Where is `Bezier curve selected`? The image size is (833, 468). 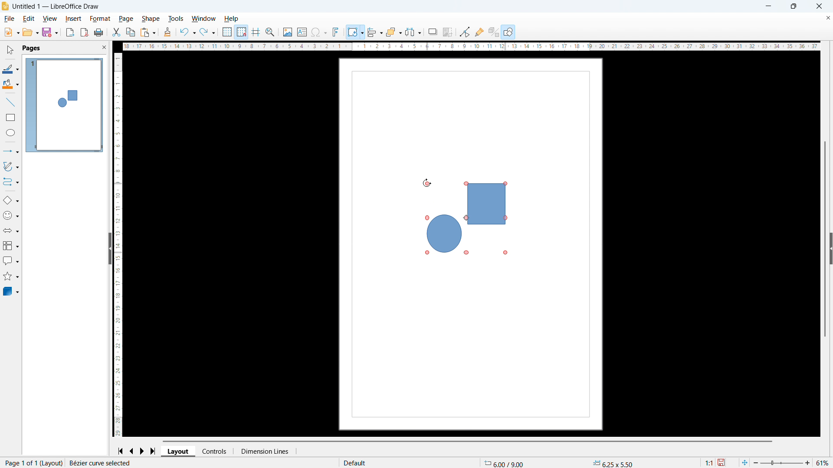
Bezier curve selected is located at coordinates (107, 463).